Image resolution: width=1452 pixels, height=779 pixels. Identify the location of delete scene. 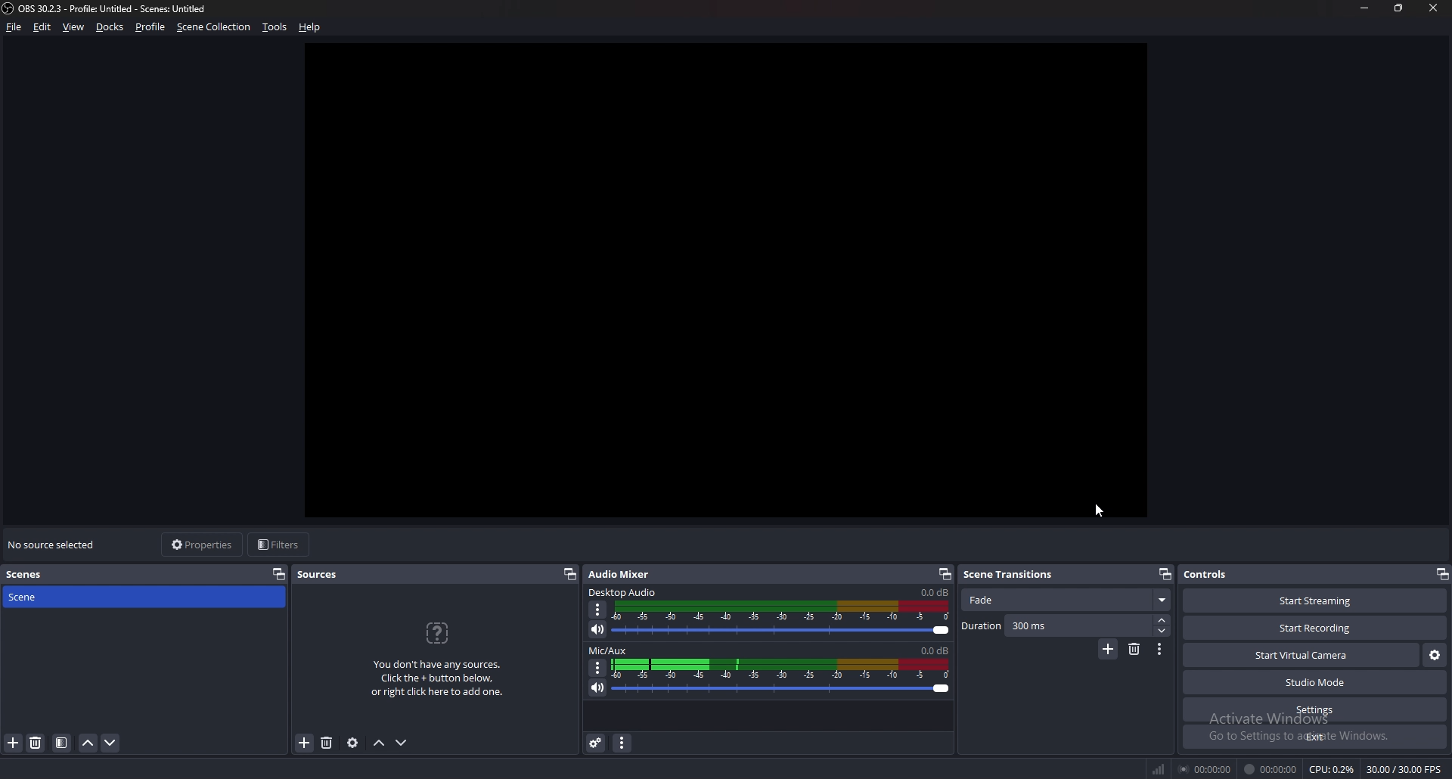
(1136, 649).